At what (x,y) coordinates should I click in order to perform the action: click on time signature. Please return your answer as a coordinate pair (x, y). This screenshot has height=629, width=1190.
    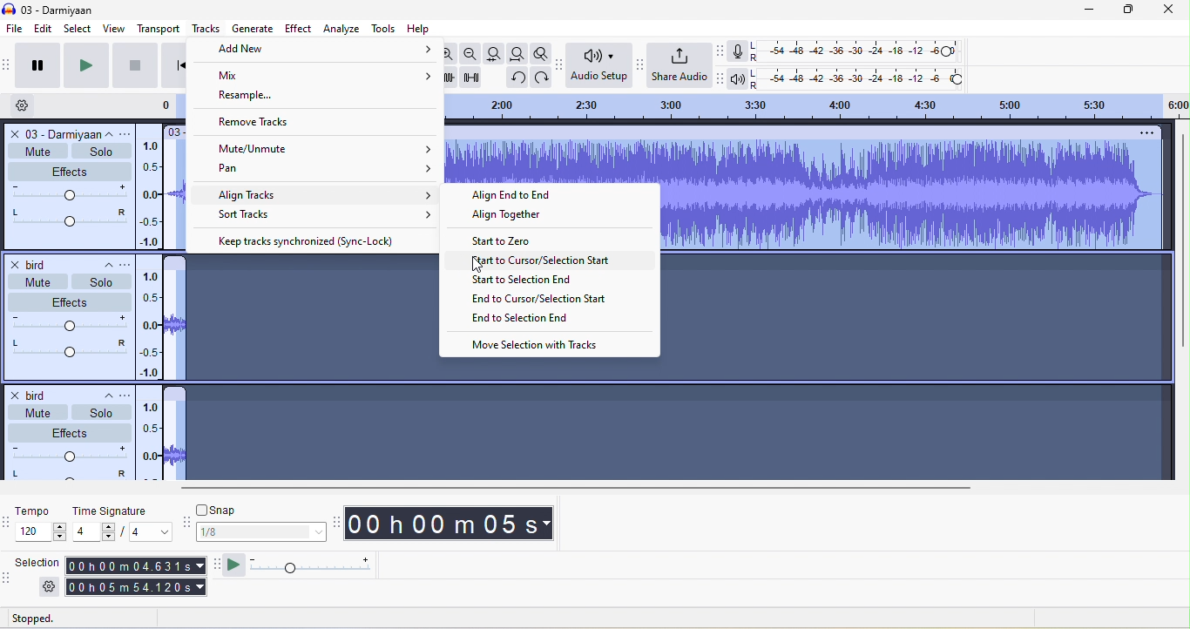
    Looking at the image, I should click on (112, 511).